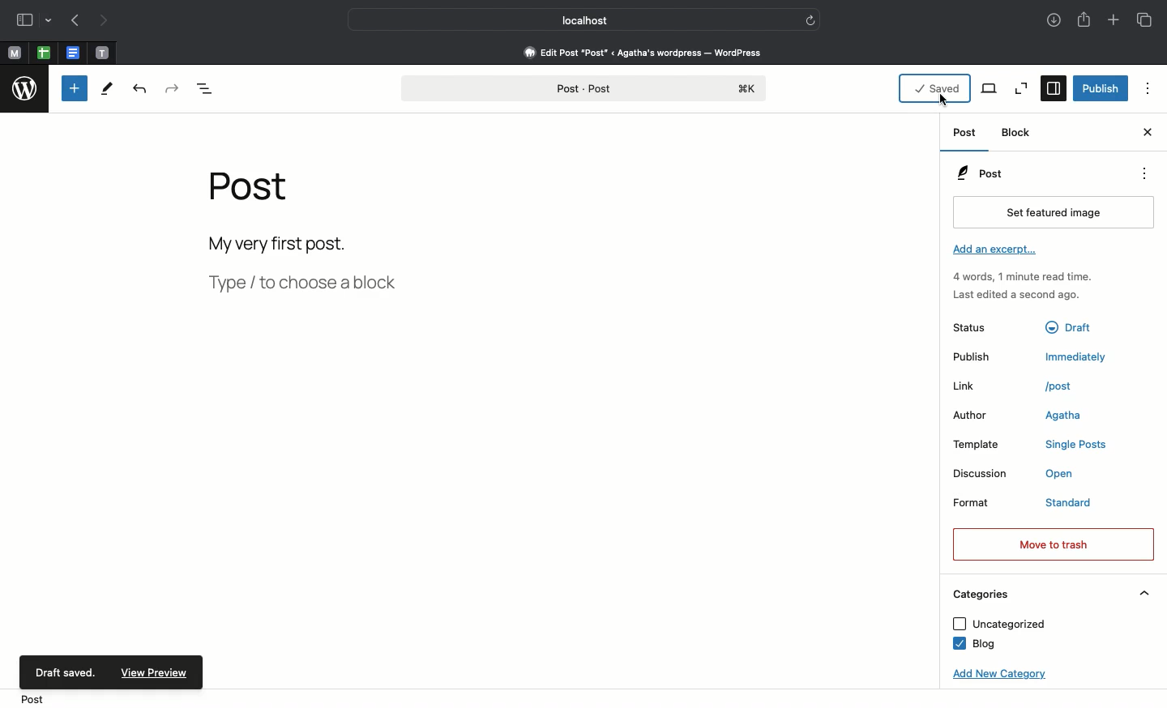  What do you see at coordinates (75, 88) in the screenshot?
I see `Toggle block inserter` at bounding box center [75, 88].